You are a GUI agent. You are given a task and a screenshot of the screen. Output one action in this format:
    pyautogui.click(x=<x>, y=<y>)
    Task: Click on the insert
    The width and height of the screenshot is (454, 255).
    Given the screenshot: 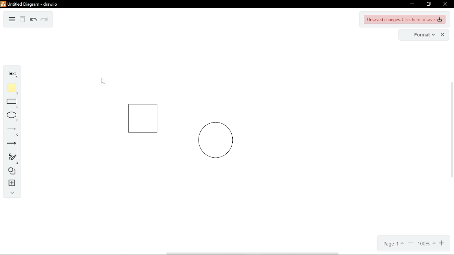 What is the action you would take?
    pyautogui.click(x=10, y=183)
    